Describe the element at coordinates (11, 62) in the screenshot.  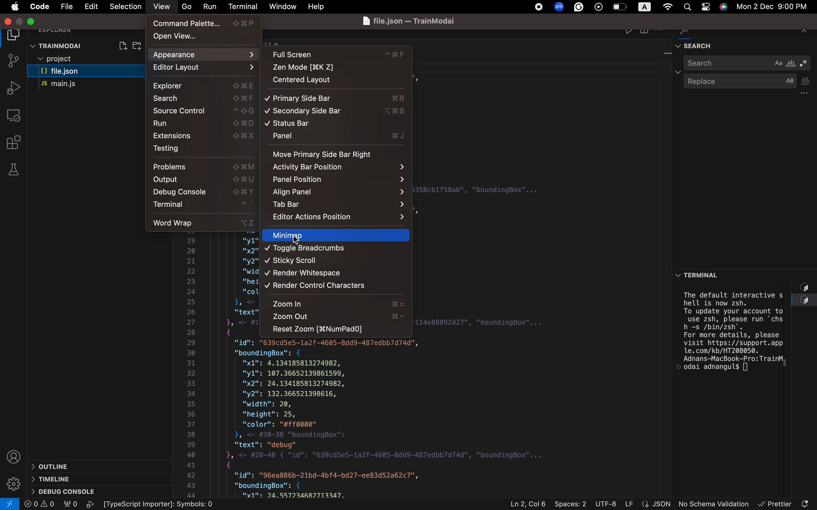
I see `git` at that location.